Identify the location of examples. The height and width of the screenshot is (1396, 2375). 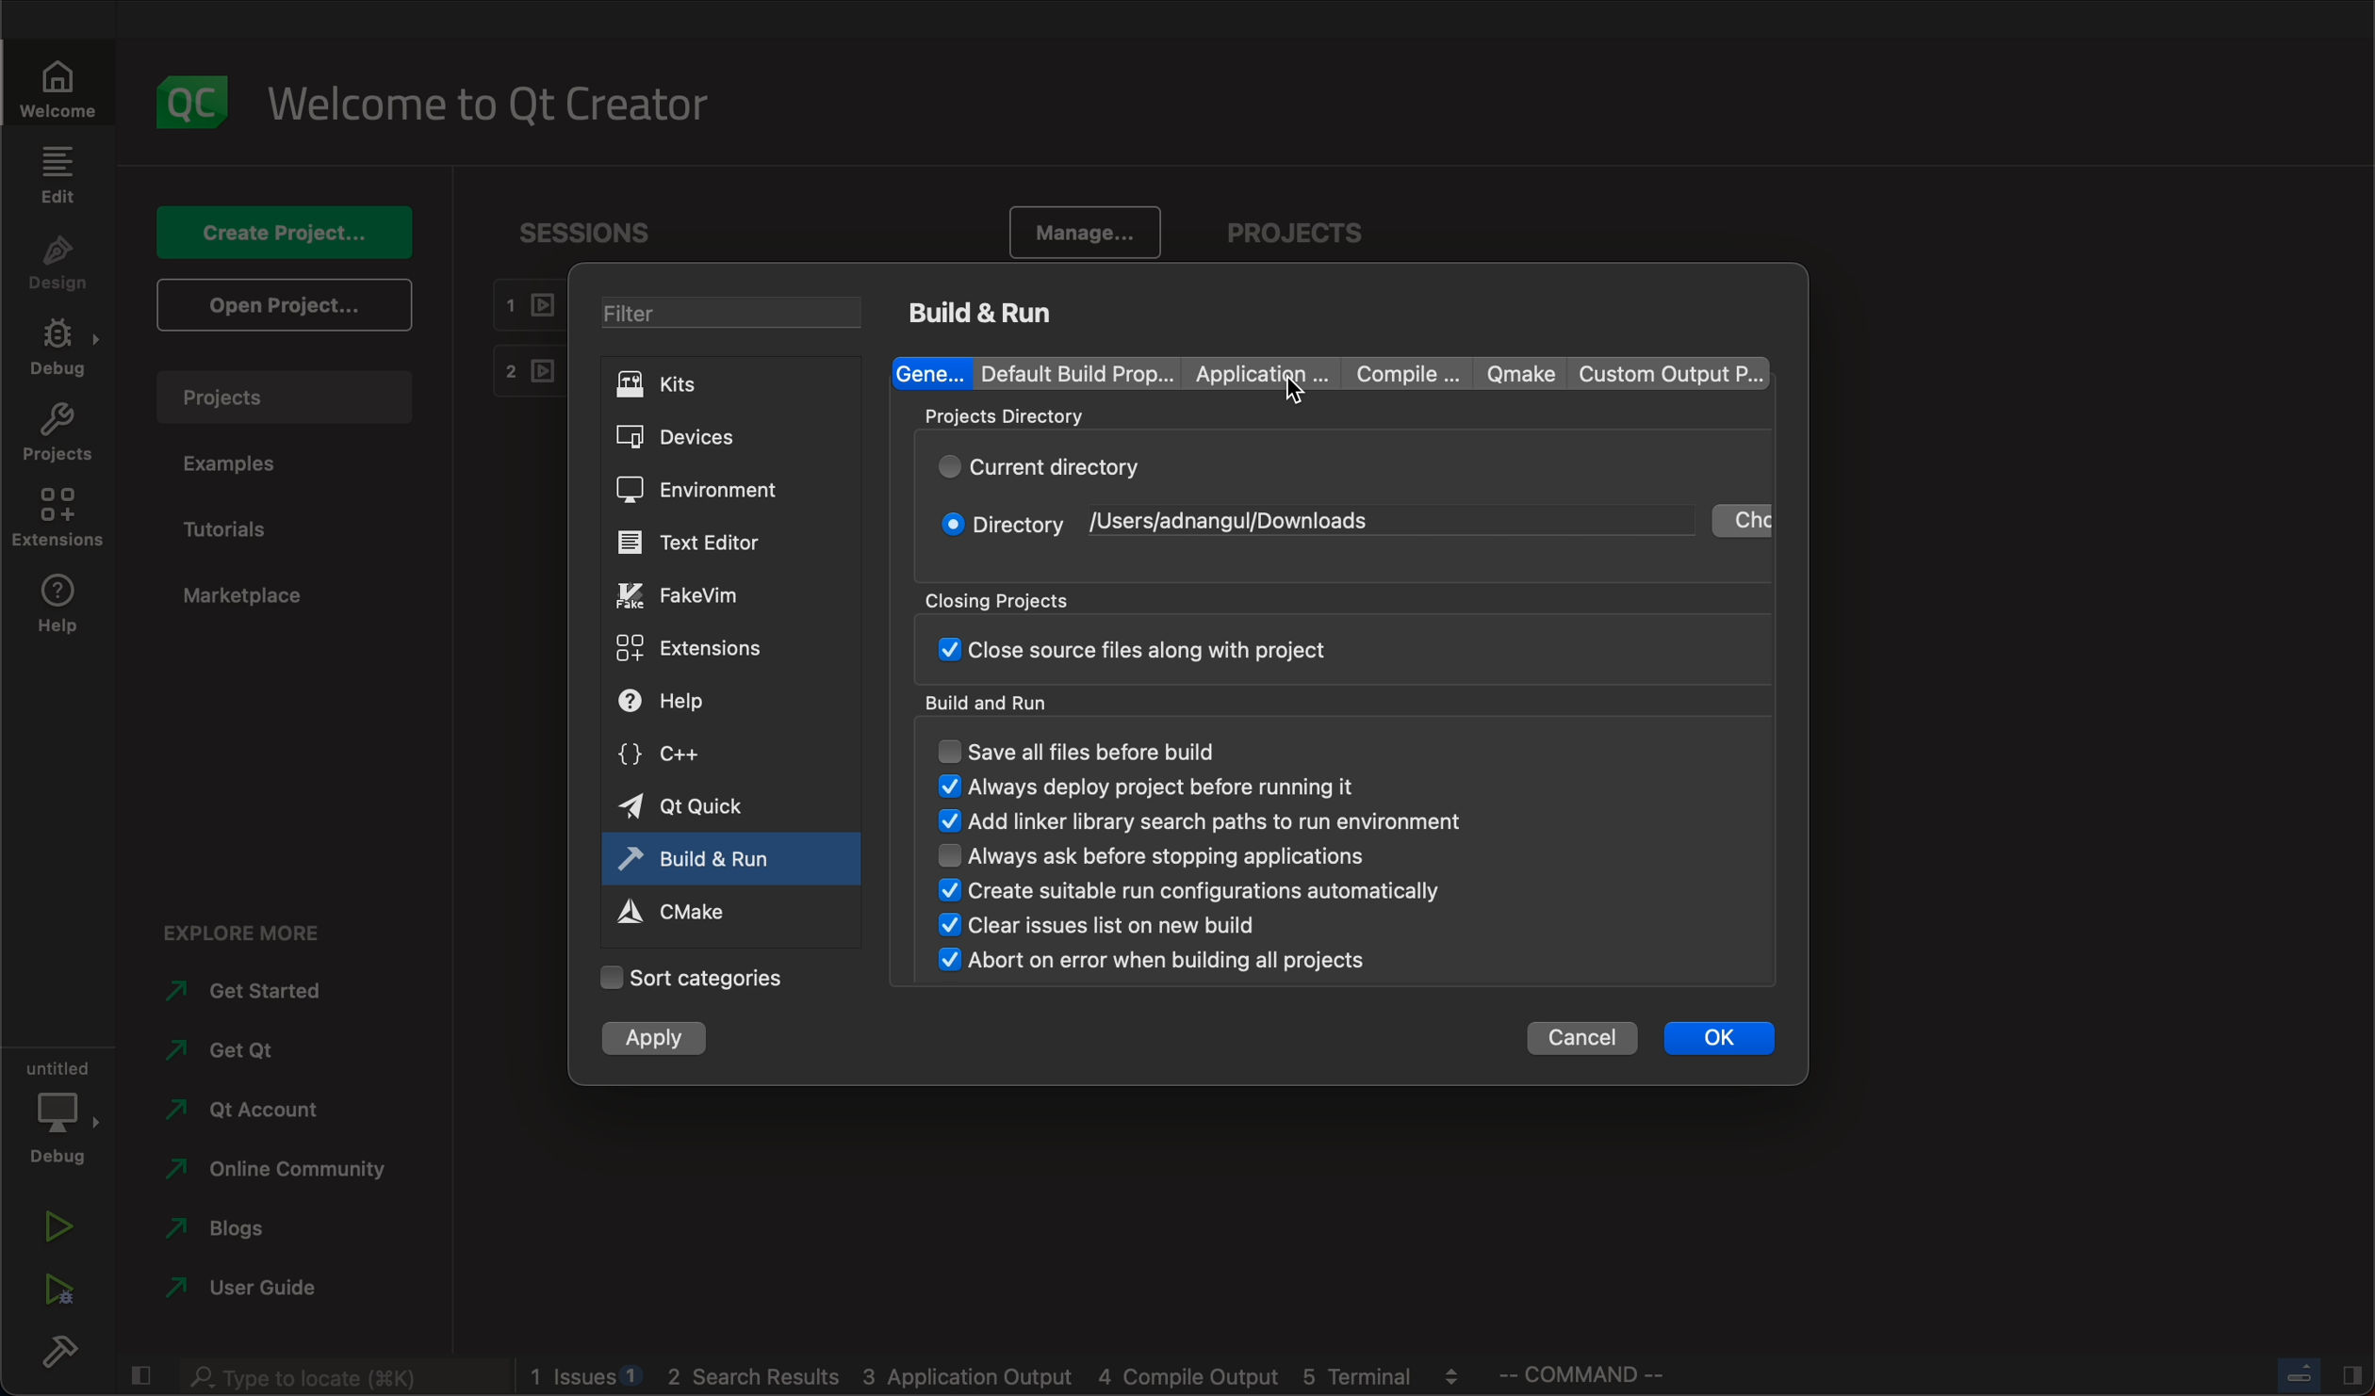
(232, 461).